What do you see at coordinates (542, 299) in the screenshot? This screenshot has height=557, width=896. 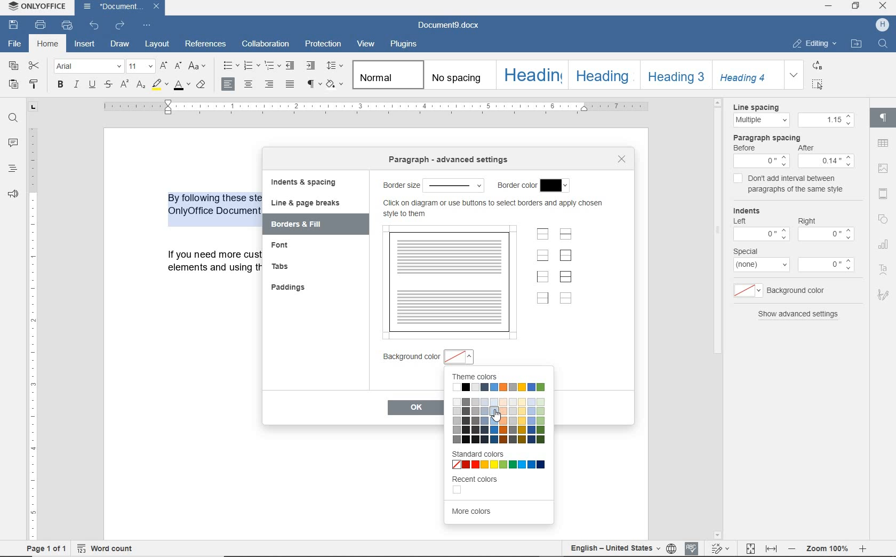 I see `set right border only` at bounding box center [542, 299].